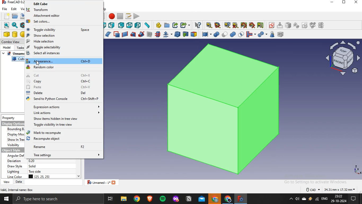 The image size is (362, 204). I want to click on text, so click(17, 190).